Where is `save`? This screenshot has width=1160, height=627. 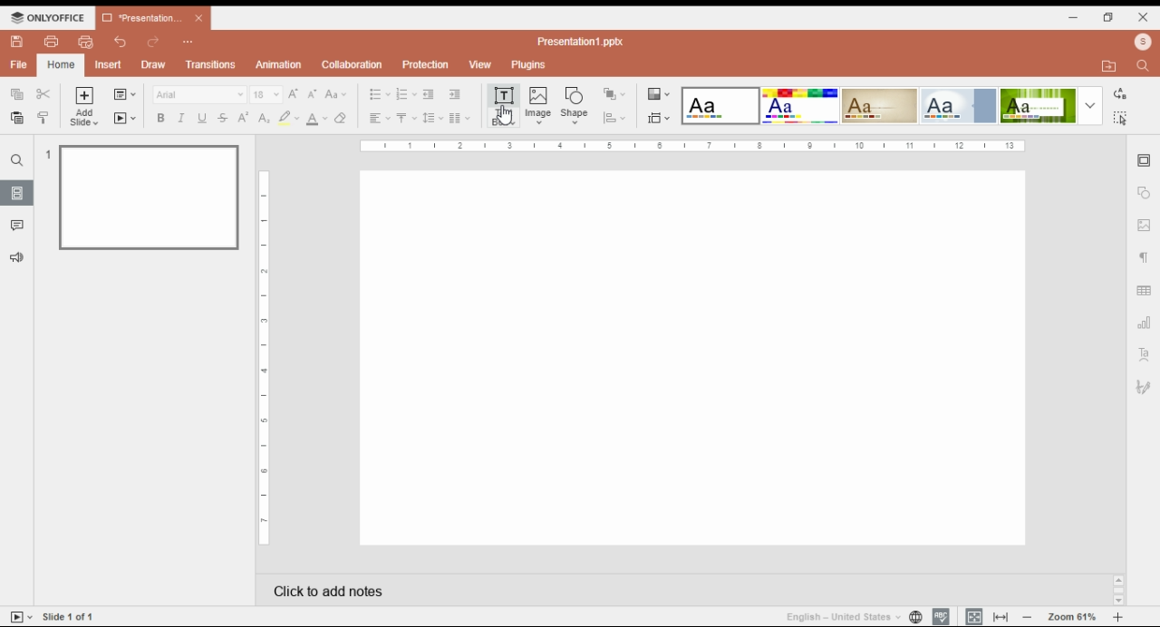 save is located at coordinates (18, 42).